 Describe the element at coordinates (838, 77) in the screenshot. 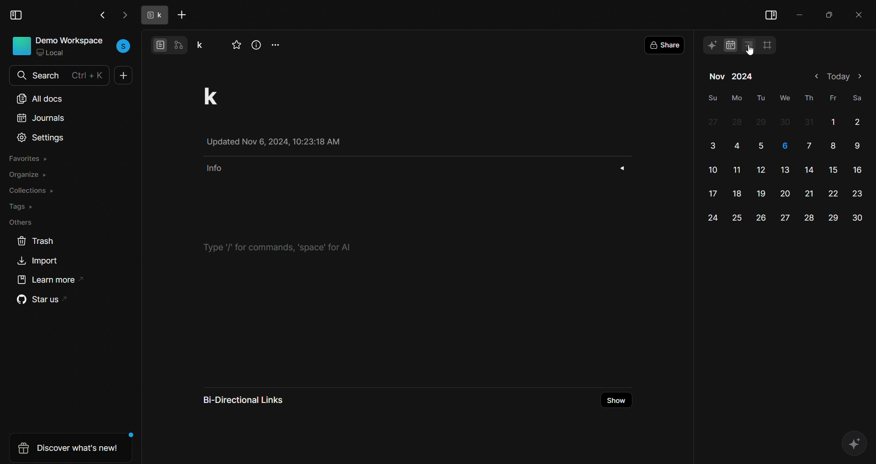

I see `Today` at that location.